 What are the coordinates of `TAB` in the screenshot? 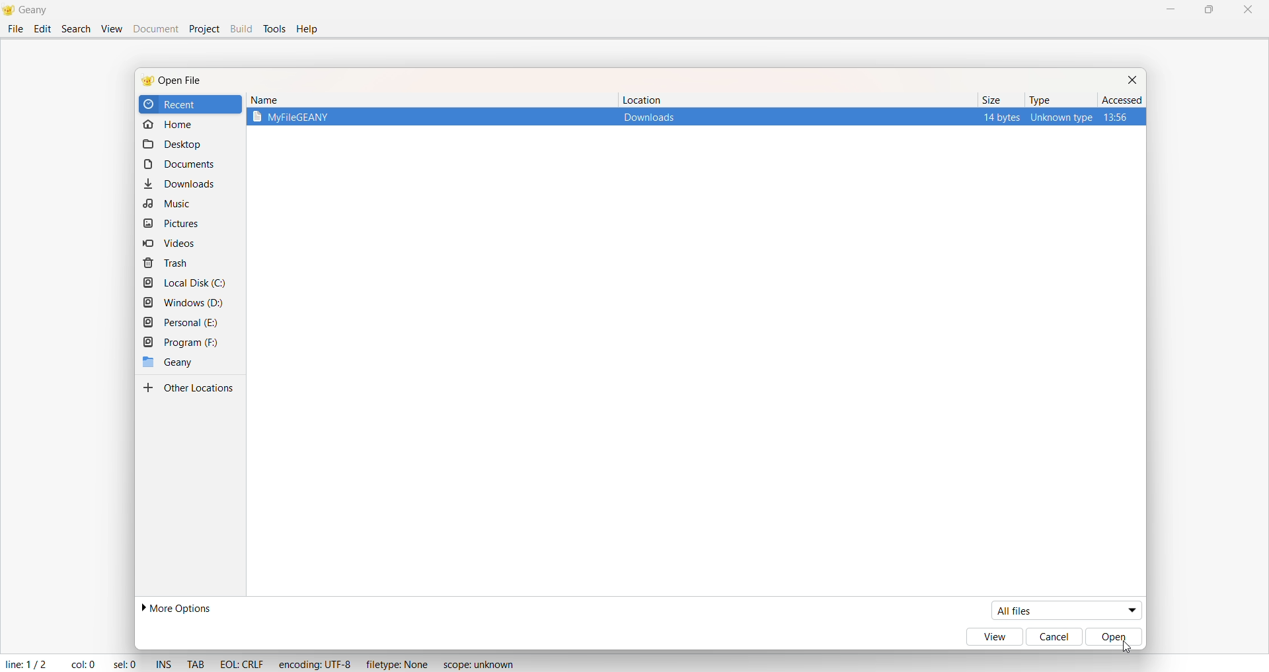 It's located at (197, 662).